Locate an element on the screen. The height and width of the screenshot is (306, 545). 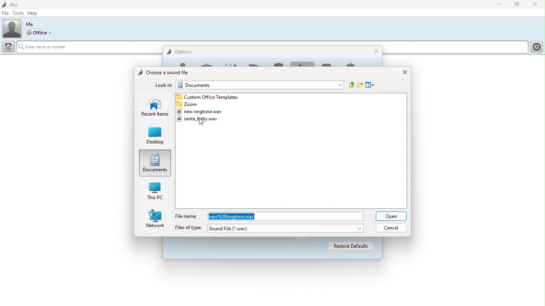
view / organize   is located at coordinates (369, 85).